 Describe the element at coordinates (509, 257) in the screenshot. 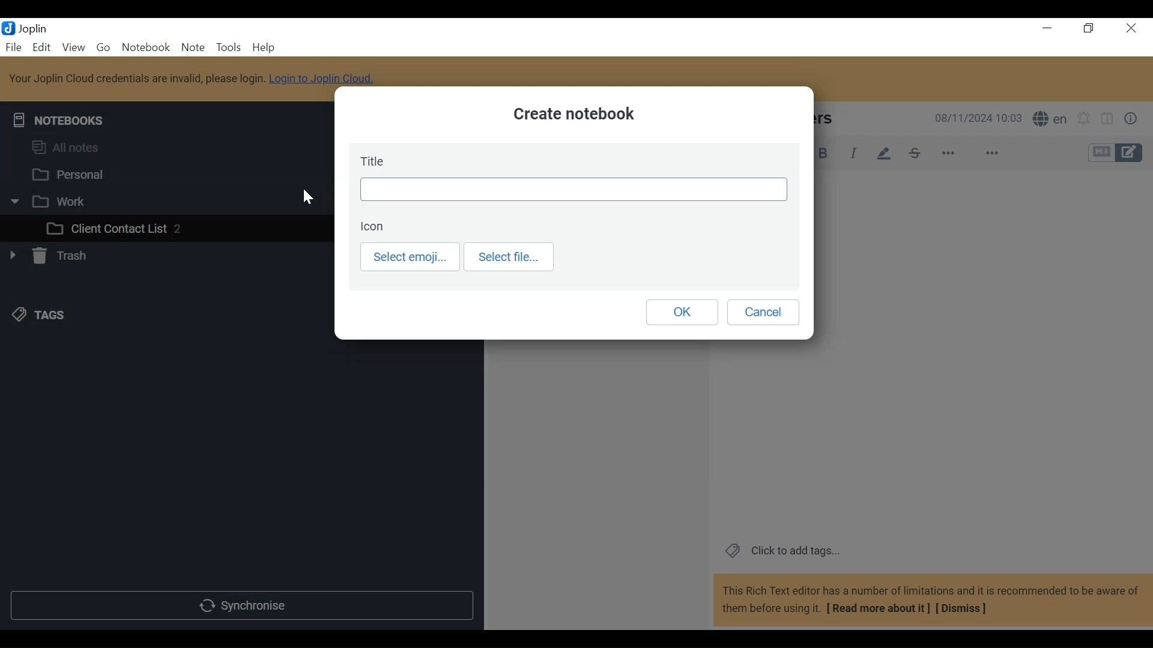

I see `Select file` at that location.